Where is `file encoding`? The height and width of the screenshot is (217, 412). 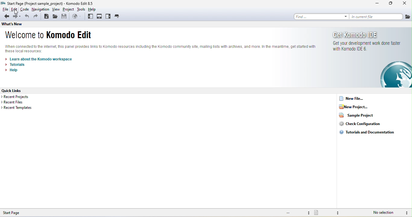 file encoding is located at coordinates (298, 213).